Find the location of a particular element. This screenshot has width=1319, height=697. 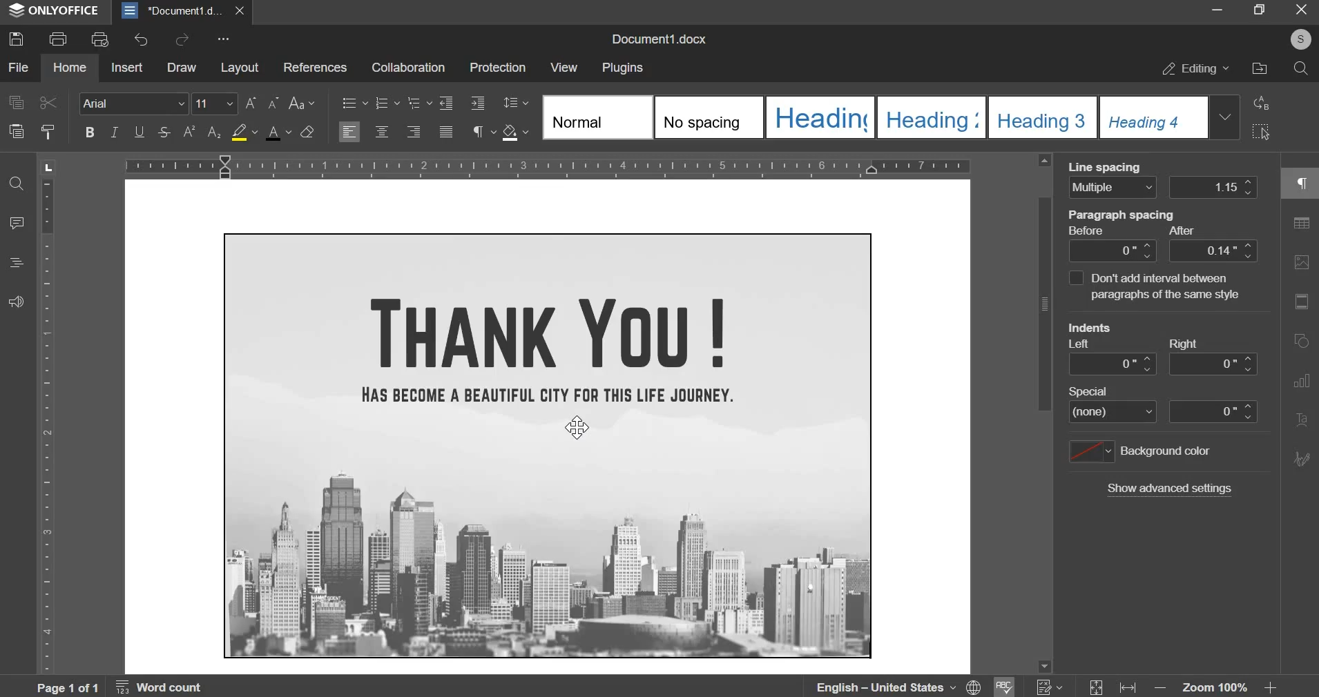

Page 1 of 1 is located at coordinates (70, 687).